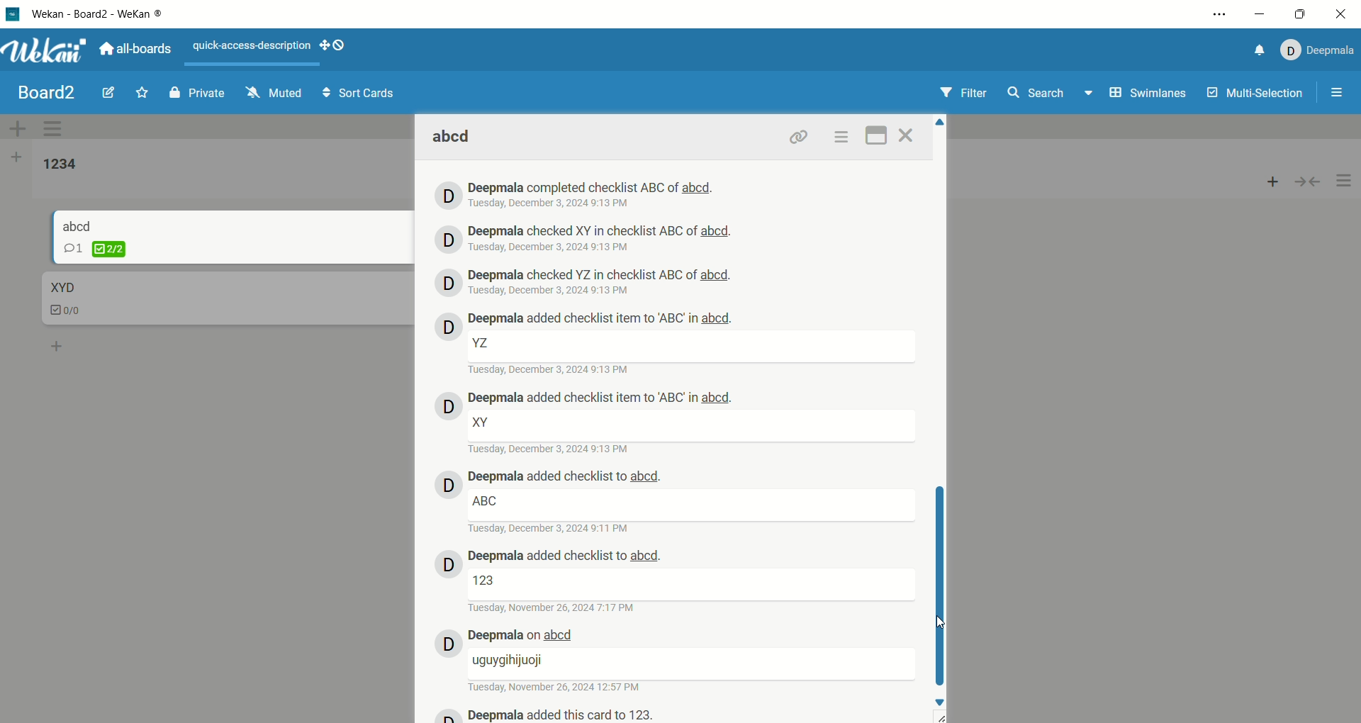 This screenshot has width=1361, height=723. Describe the element at coordinates (13, 16) in the screenshot. I see `logo` at that location.